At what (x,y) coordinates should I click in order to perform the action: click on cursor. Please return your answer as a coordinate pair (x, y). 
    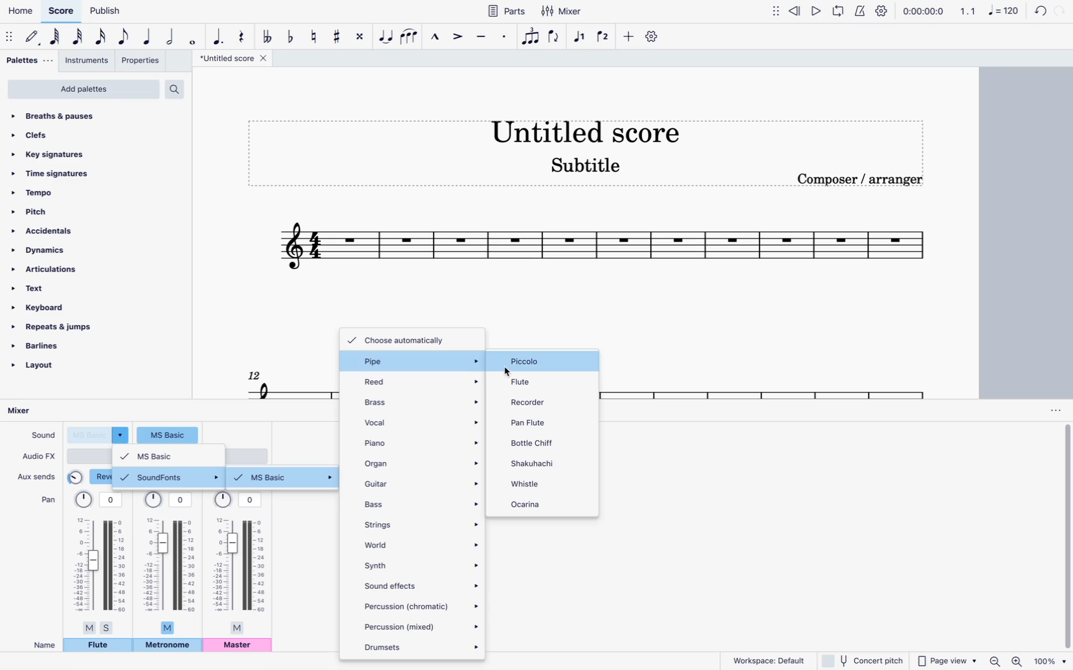
    Looking at the image, I should click on (508, 372).